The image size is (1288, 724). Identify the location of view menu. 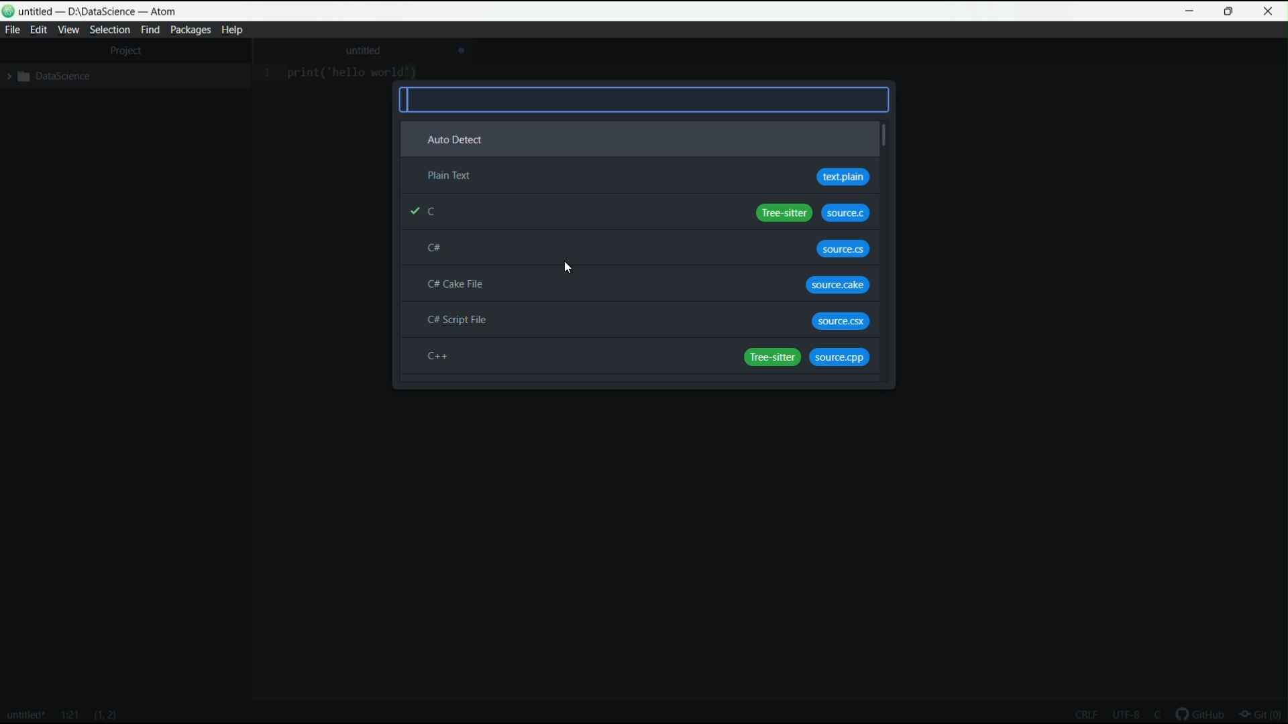
(68, 30).